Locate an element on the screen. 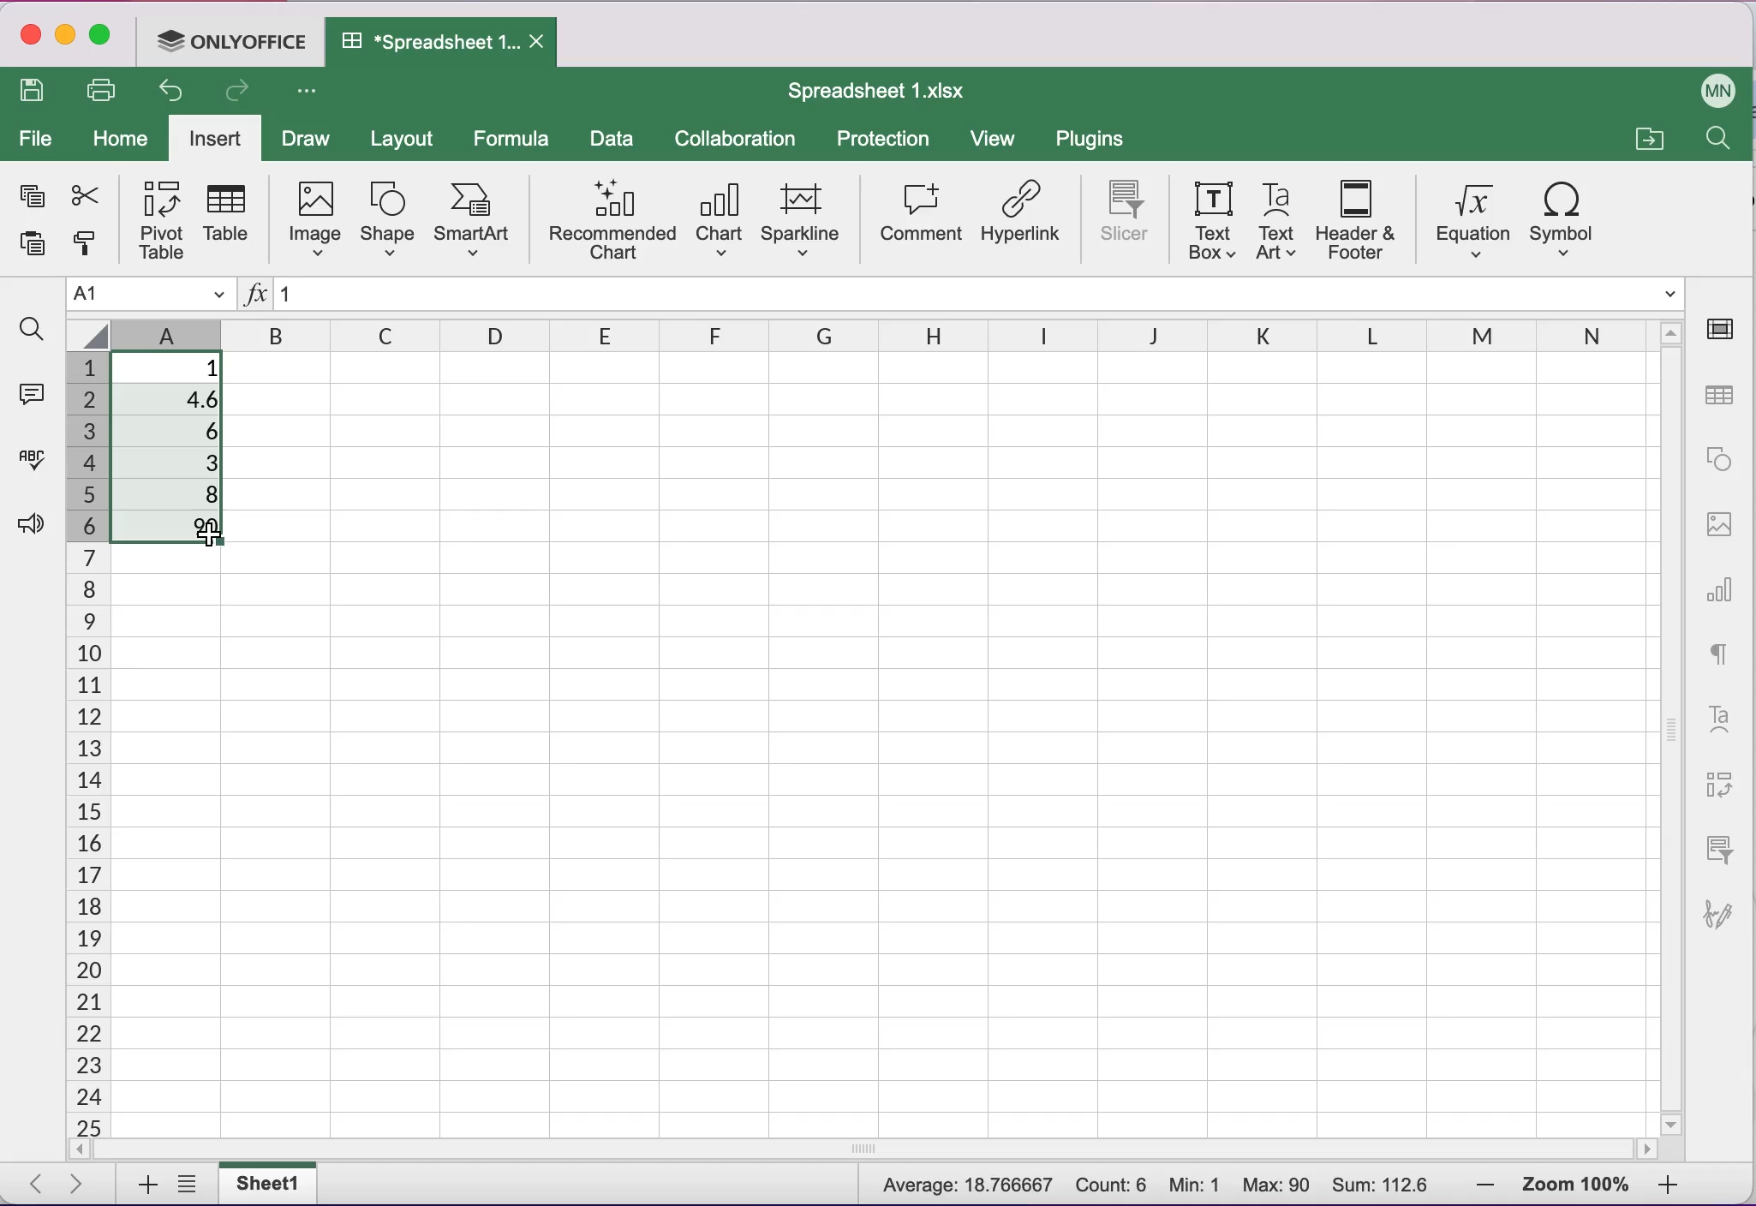 The width and height of the screenshot is (1756, 1206). 6 is located at coordinates (176, 433).